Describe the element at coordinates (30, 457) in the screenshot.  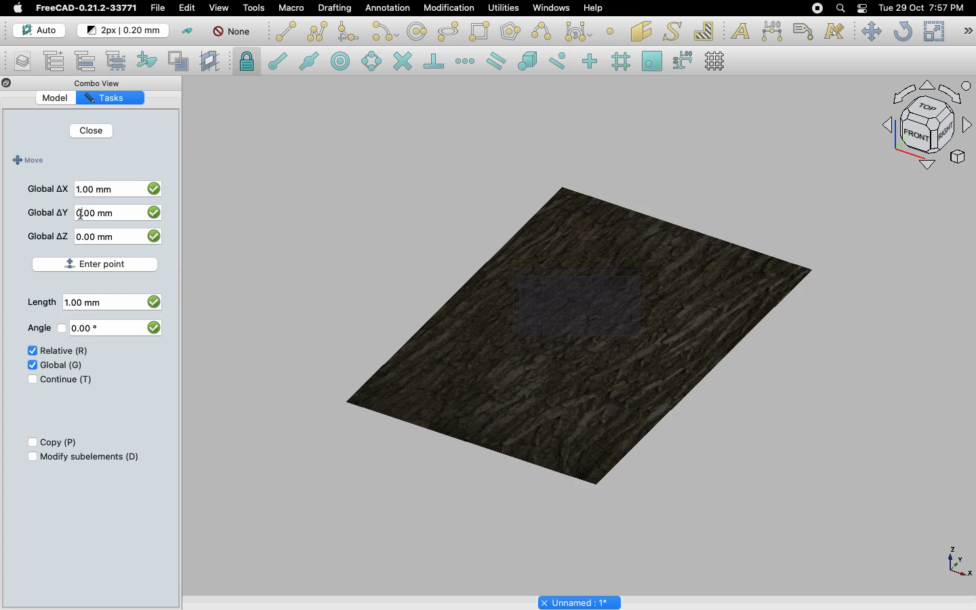
I see `Checkbox` at that location.